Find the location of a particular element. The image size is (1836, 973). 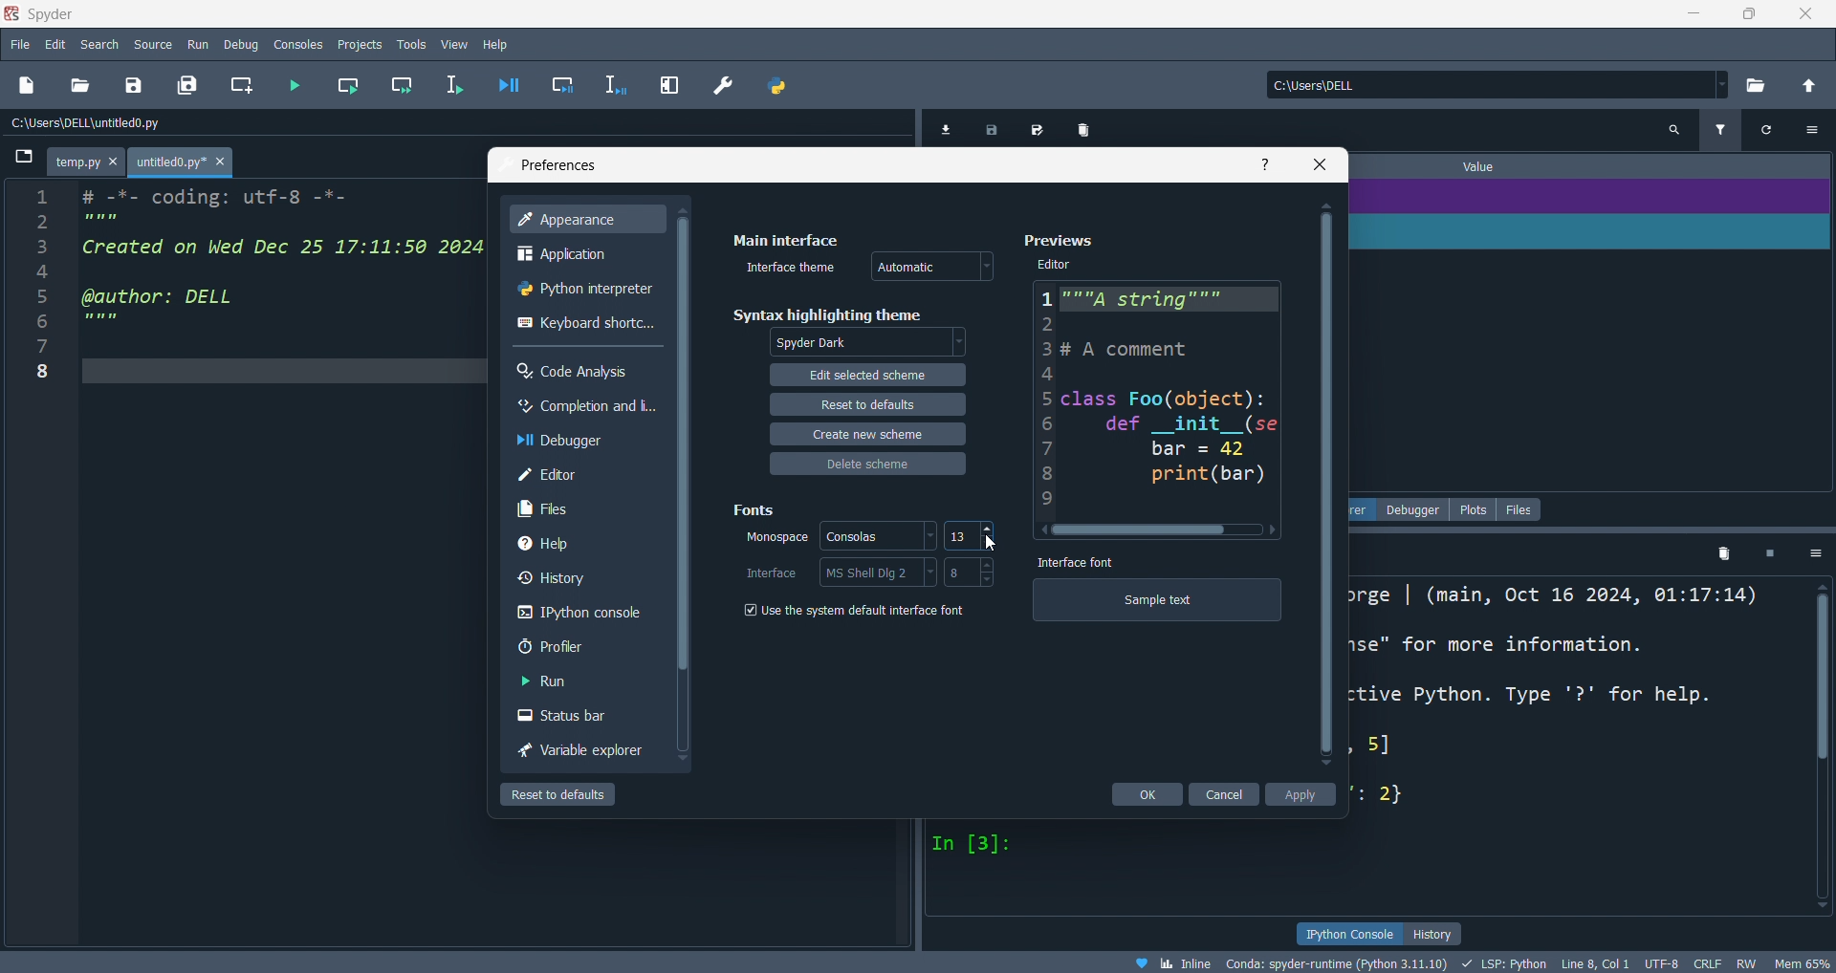

monospace: consolas is located at coordinates (835, 539).